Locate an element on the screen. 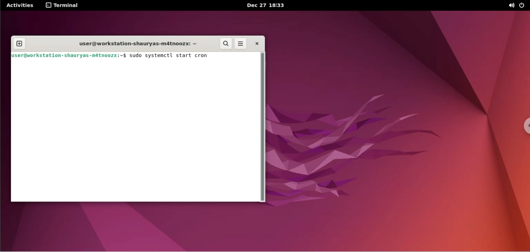  new tab is located at coordinates (19, 43).